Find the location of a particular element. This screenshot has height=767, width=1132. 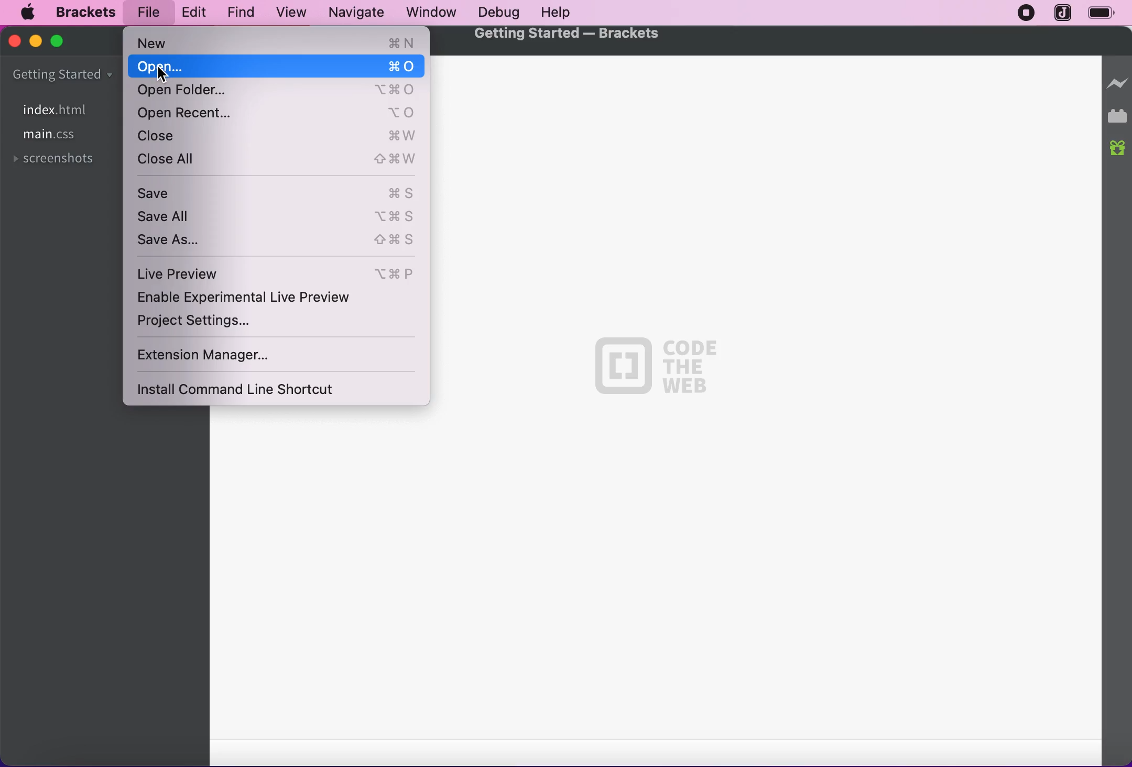

recording stopped is located at coordinates (1022, 14).